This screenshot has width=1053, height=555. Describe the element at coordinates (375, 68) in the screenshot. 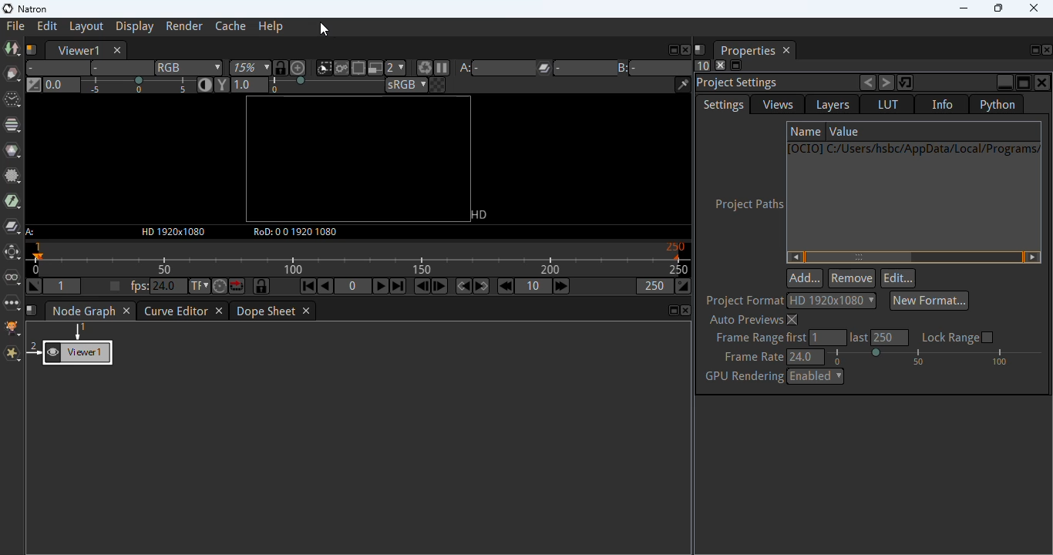

I see `proxy mode` at that location.